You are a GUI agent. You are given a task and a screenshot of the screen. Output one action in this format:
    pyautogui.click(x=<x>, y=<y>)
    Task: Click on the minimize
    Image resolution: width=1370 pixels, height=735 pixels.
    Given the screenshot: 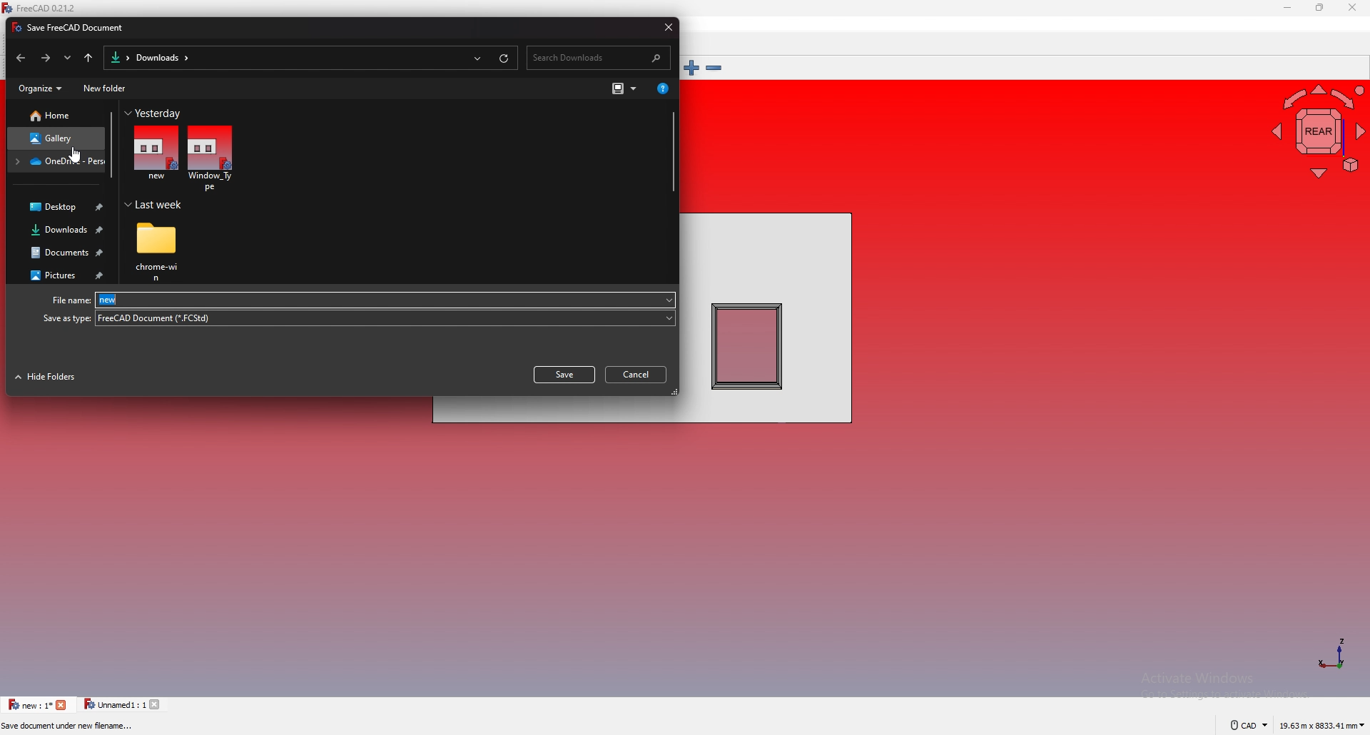 What is the action you would take?
    pyautogui.click(x=1289, y=7)
    